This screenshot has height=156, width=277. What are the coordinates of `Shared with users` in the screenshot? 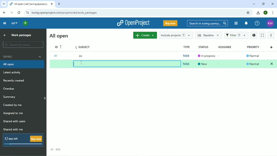 It's located at (15, 121).